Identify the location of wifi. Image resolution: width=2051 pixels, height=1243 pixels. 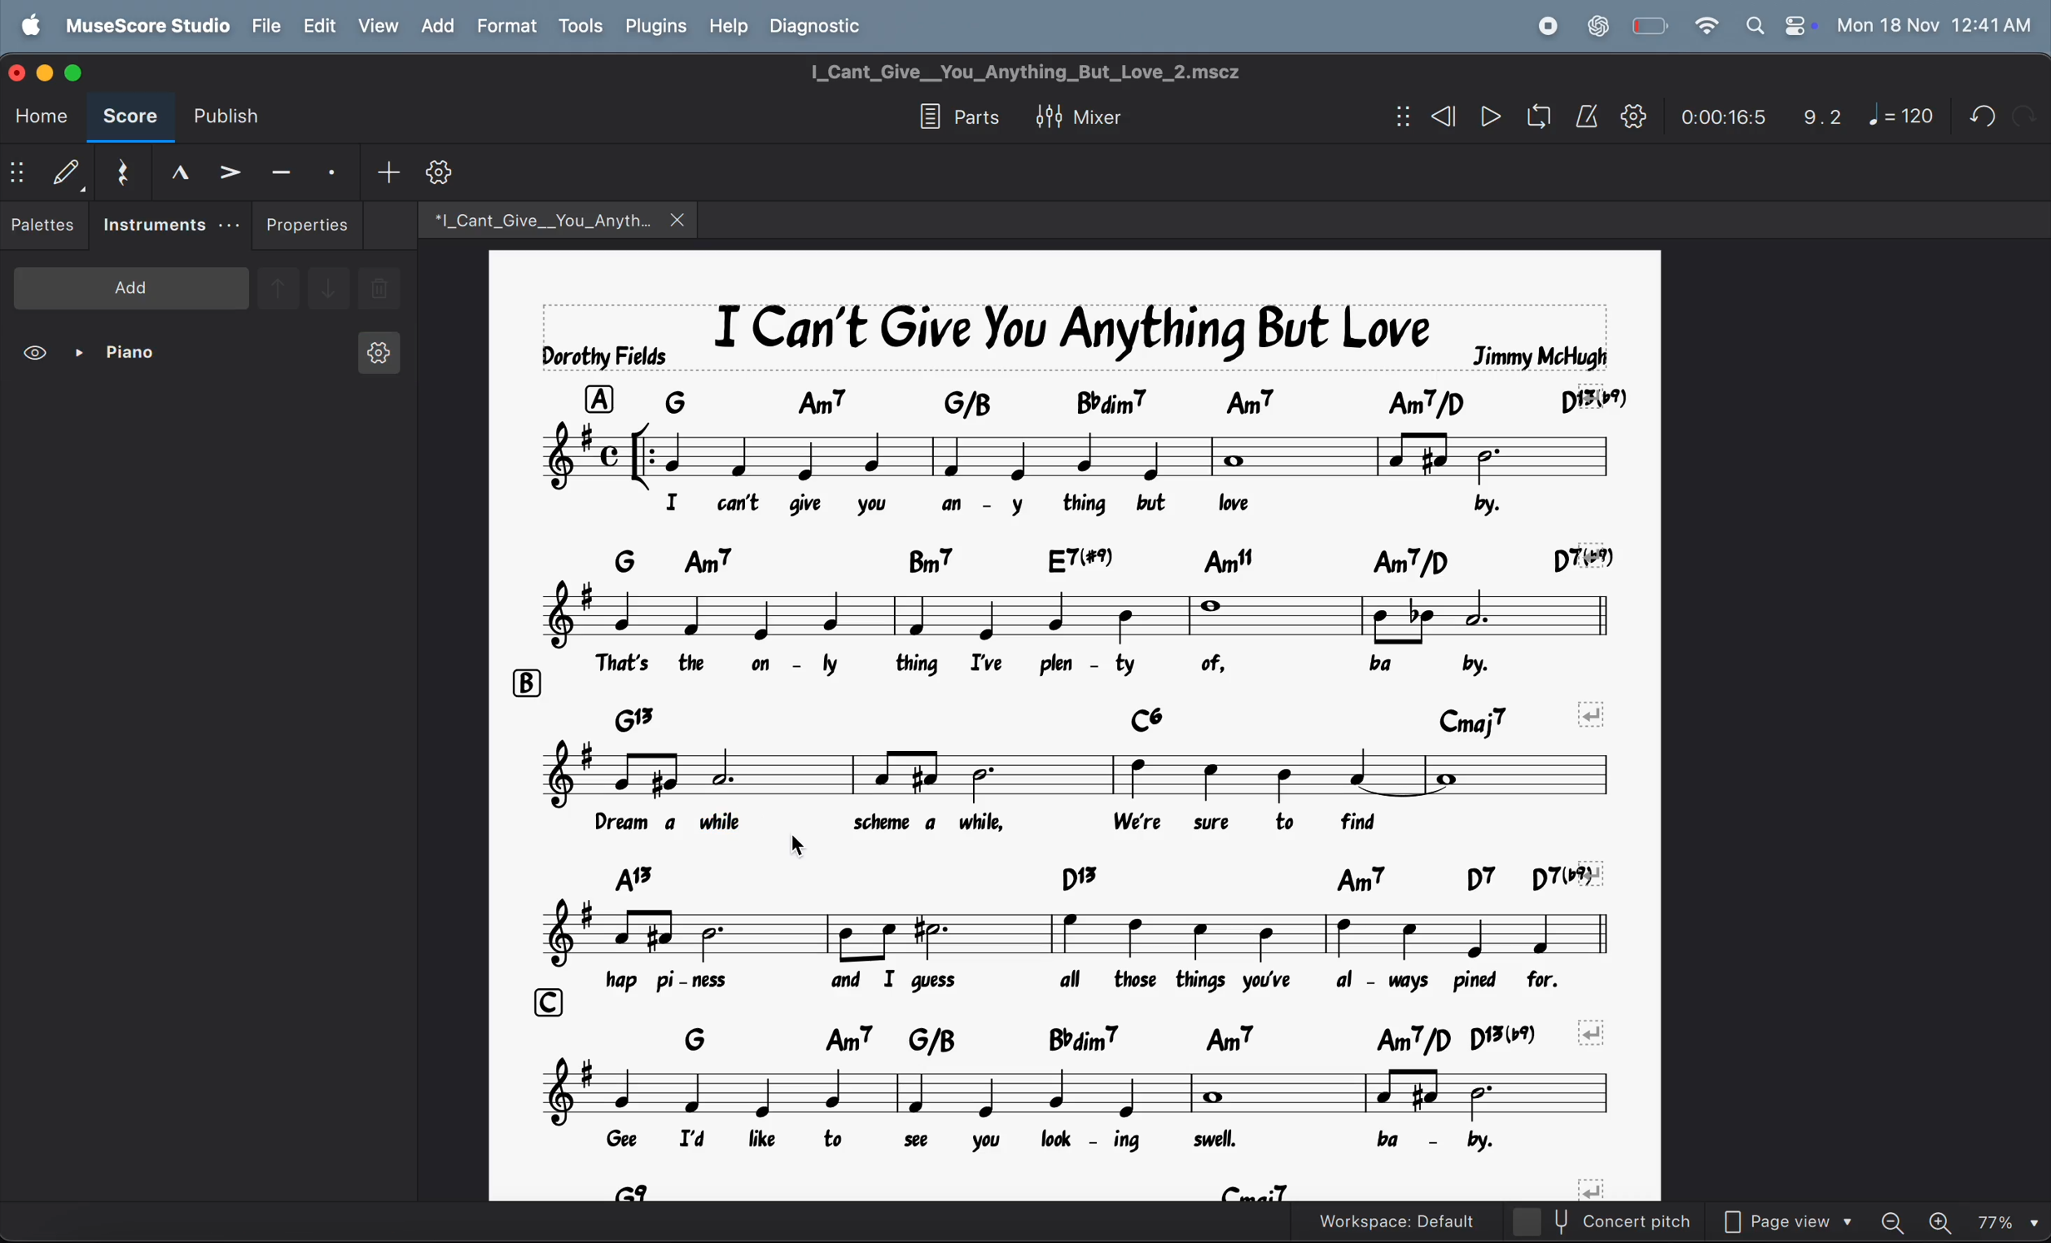
(1704, 25).